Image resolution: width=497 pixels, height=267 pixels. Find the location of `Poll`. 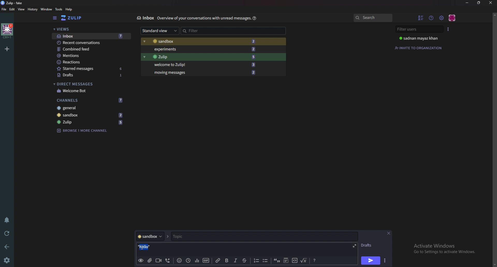

Poll is located at coordinates (196, 261).